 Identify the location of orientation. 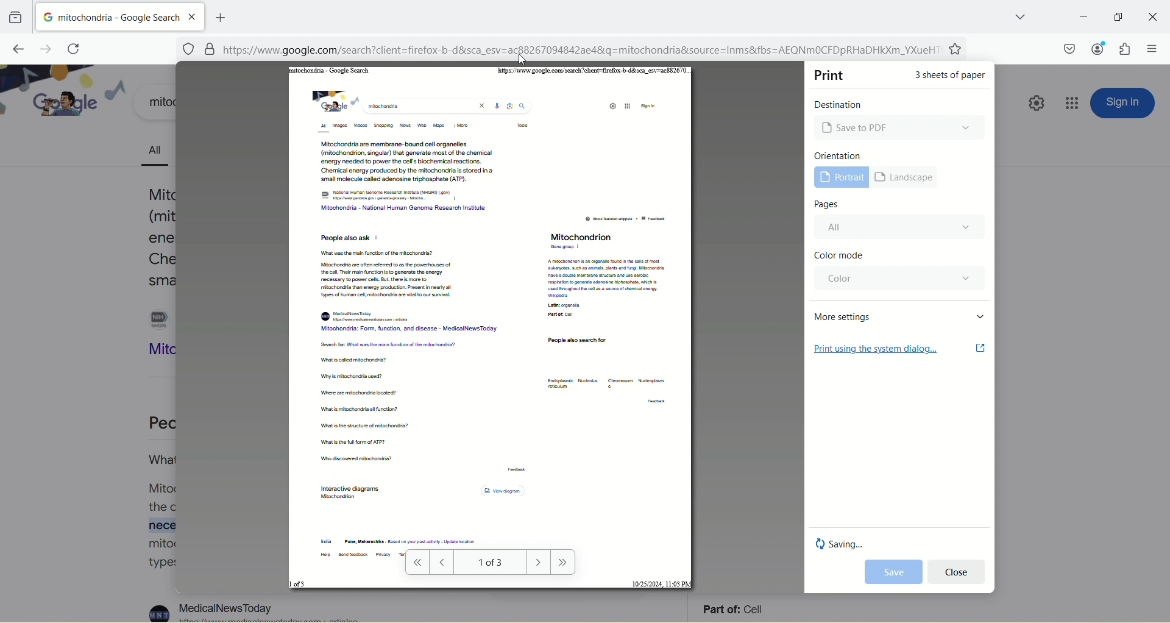
(840, 155).